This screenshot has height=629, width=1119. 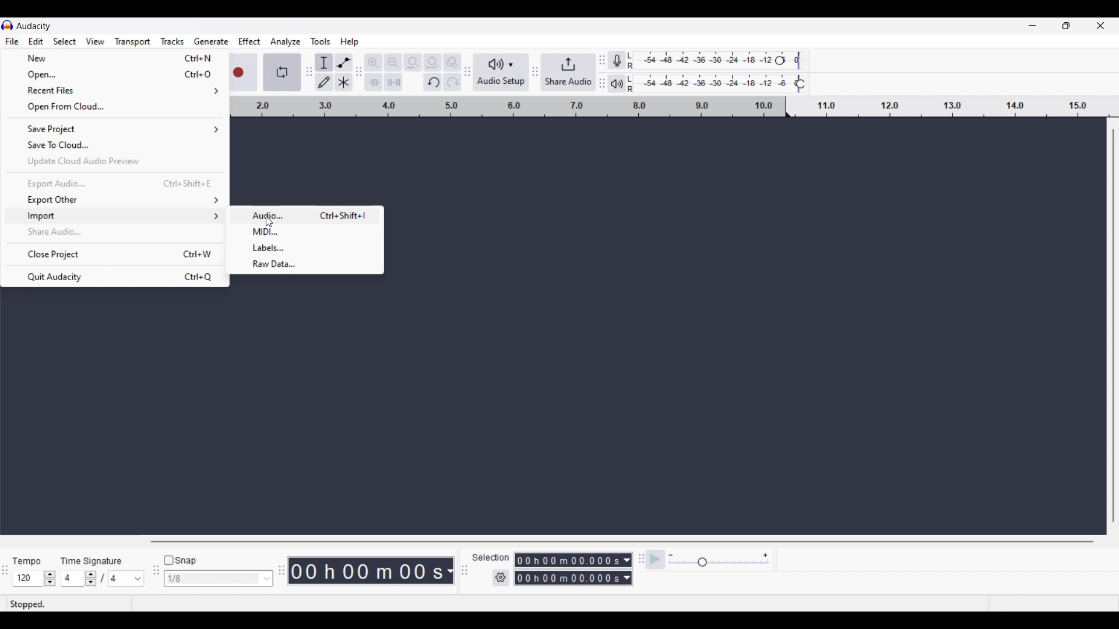 I want to click on Tempo, so click(x=30, y=558).